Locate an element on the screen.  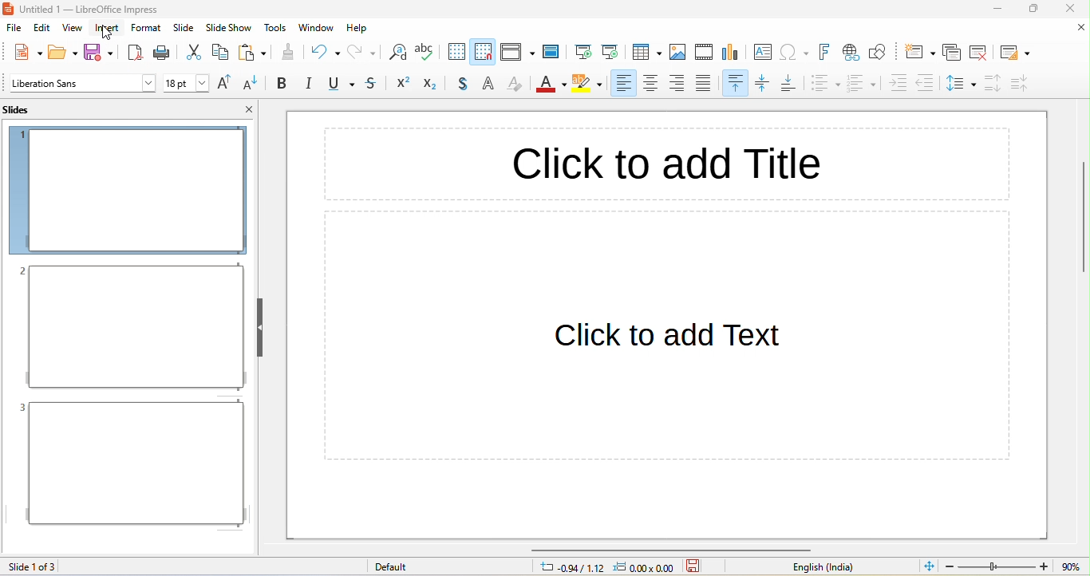
fontwork text is located at coordinates (827, 52).